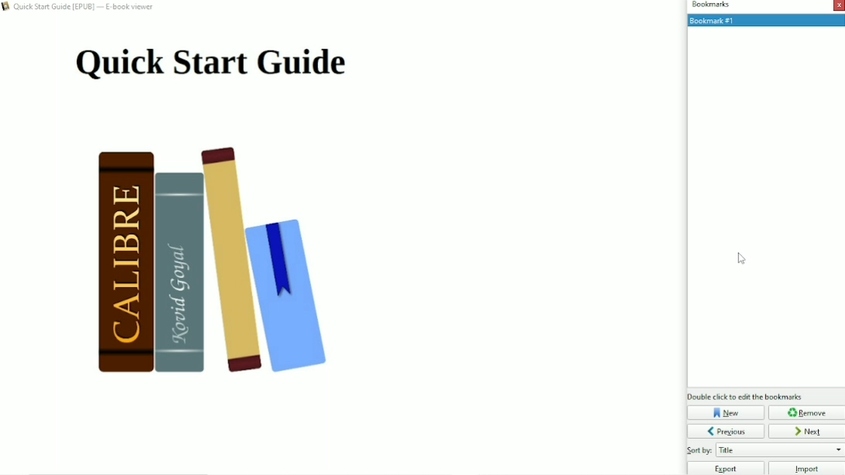  What do you see at coordinates (725, 468) in the screenshot?
I see `Export` at bounding box center [725, 468].